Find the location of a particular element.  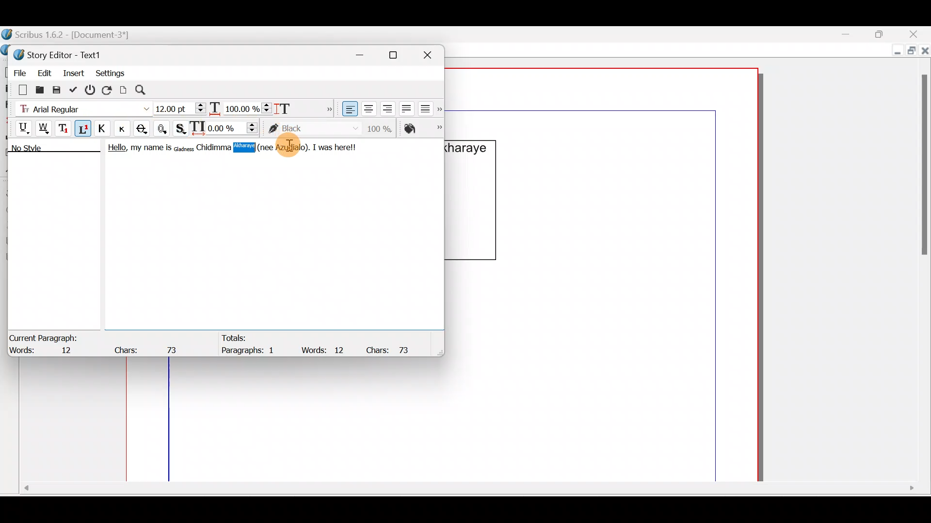

Current Paragraph: is located at coordinates (45, 337).